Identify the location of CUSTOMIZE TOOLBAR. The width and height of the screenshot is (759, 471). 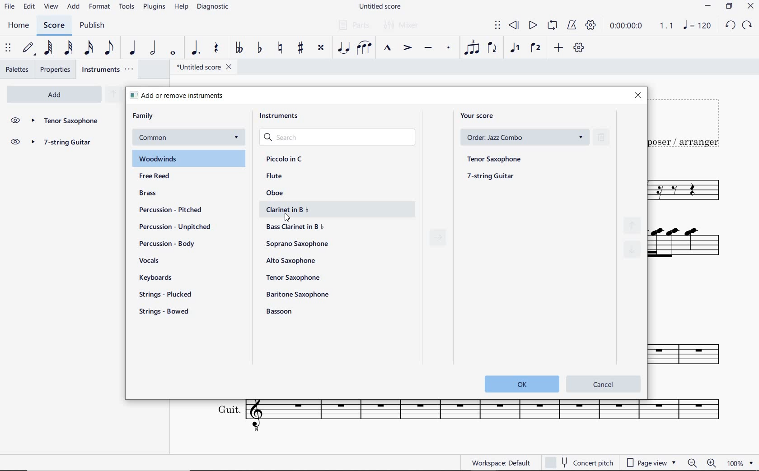
(578, 48).